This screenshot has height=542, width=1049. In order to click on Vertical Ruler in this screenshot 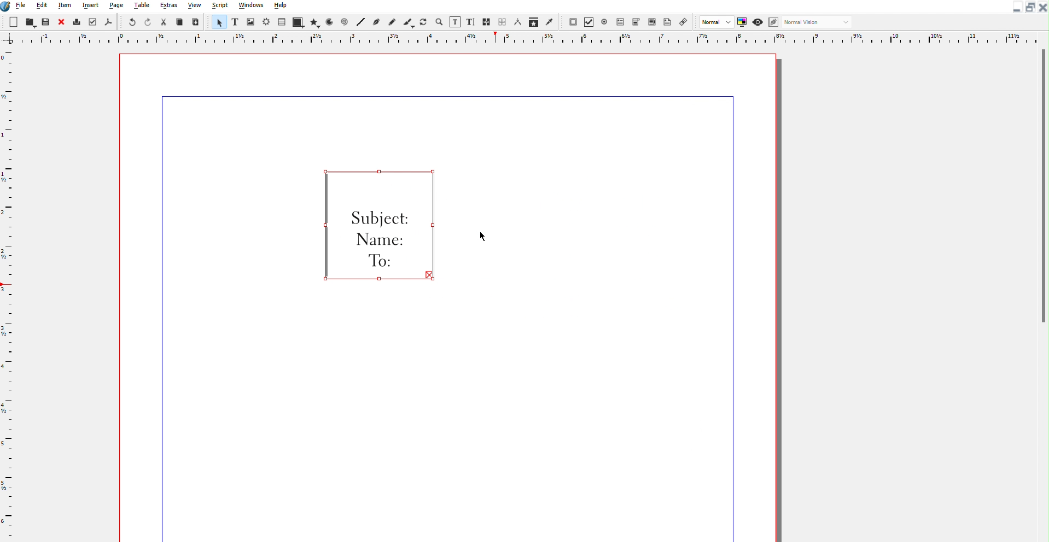, I will do `click(10, 294)`.